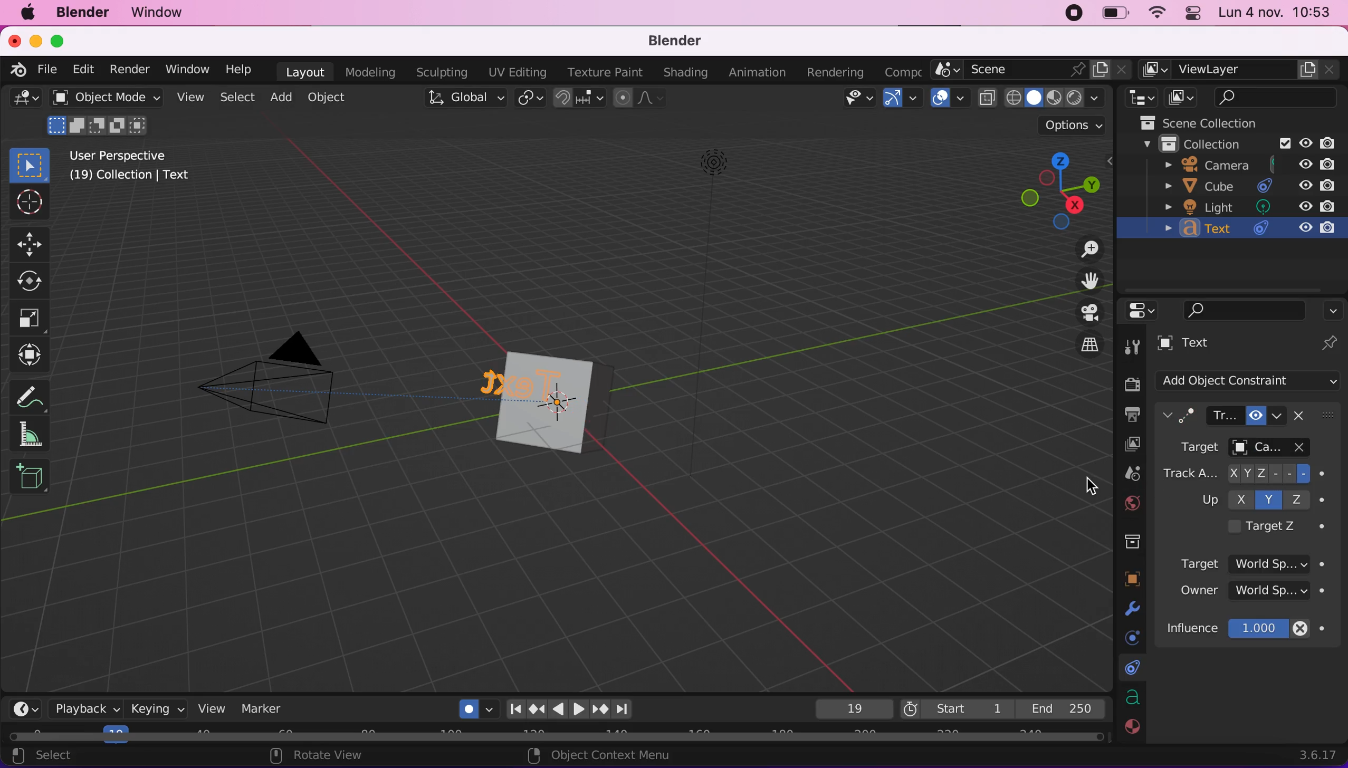 This screenshot has width=1348, height=768. What do you see at coordinates (1132, 729) in the screenshot?
I see `material` at bounding box center [1132, 729].